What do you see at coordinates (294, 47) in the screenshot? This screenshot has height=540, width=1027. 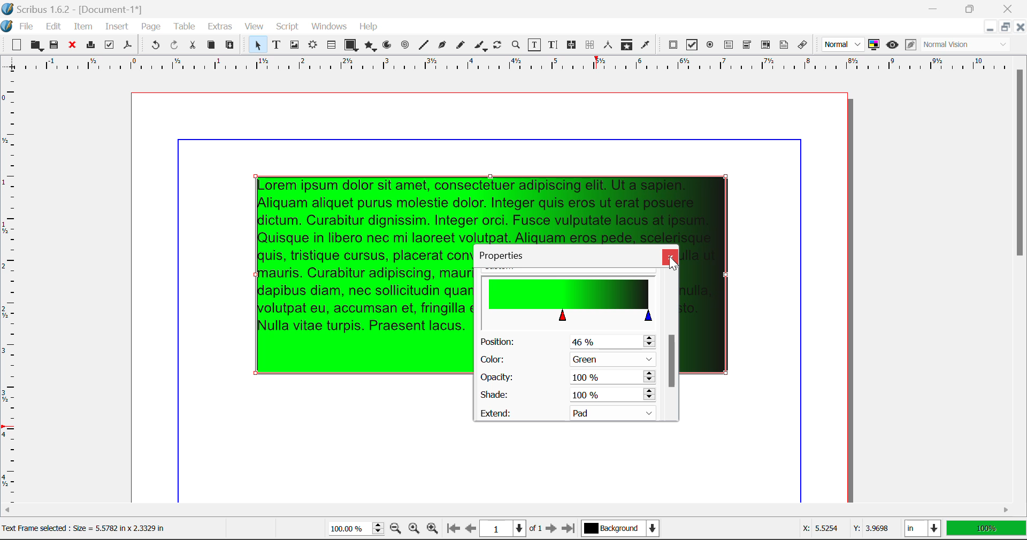 I see `Image Frame` at bounding box center [294, 47].